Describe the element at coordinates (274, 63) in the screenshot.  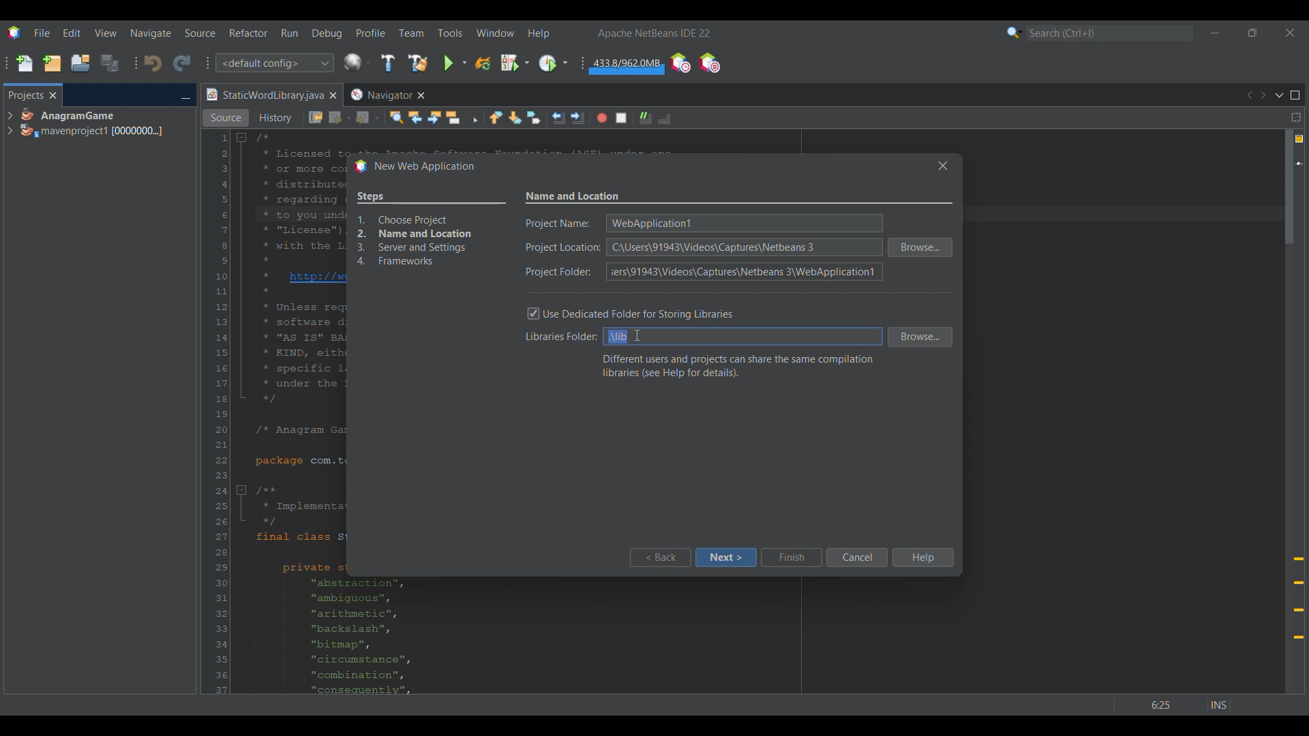
I see `Configuration options` at that location.